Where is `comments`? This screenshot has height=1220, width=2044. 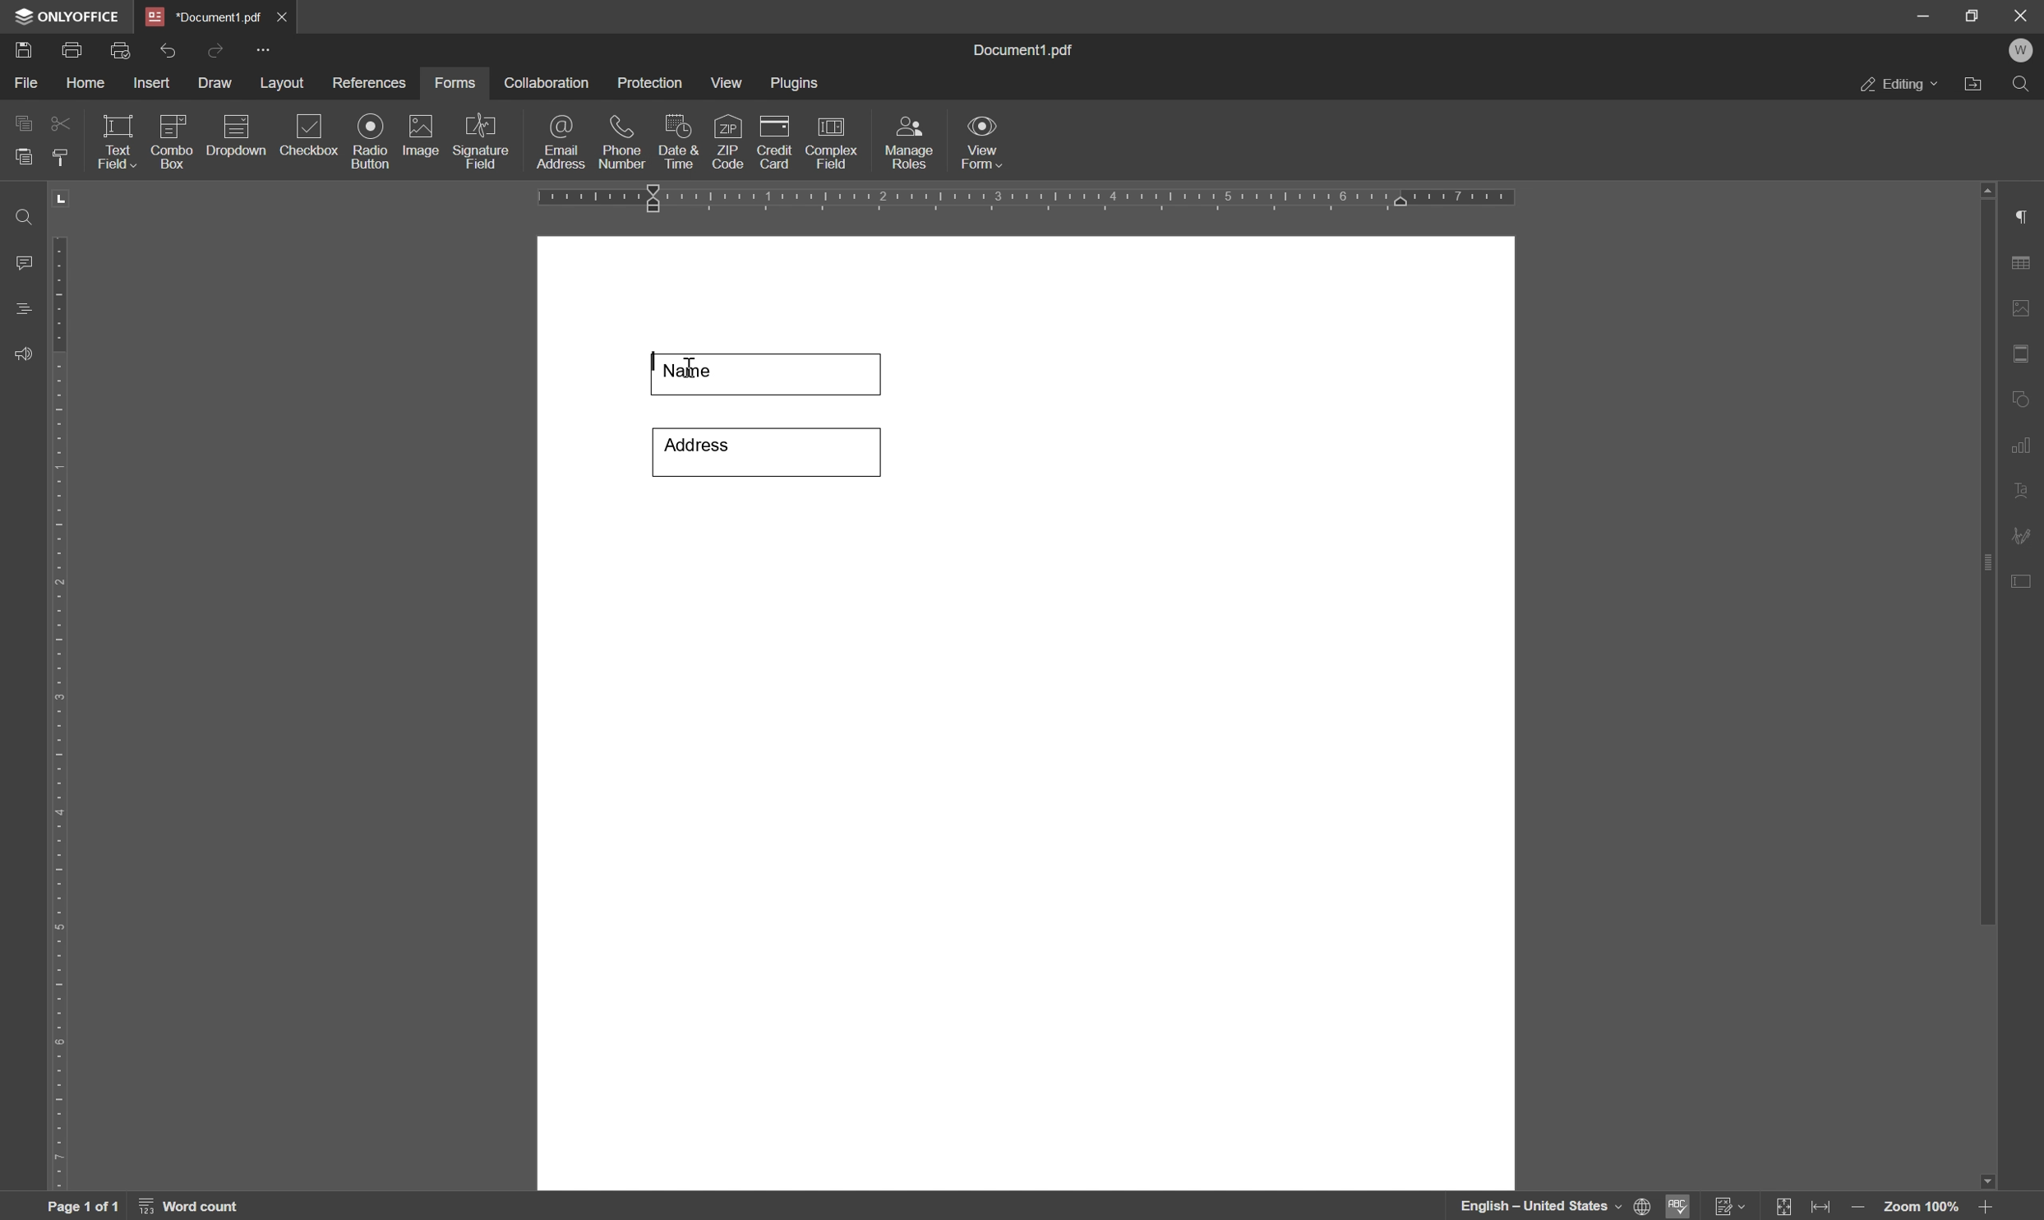 comments is located at coordinates (20, 263).